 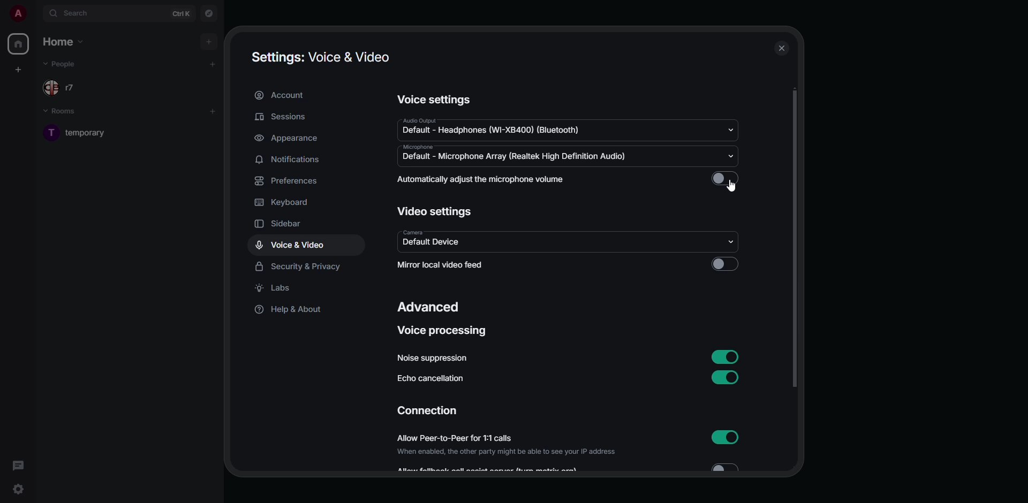 What do you see at coordinates (214, 110) in the screenshot?
I see `add` at bounding box center [214, 110].